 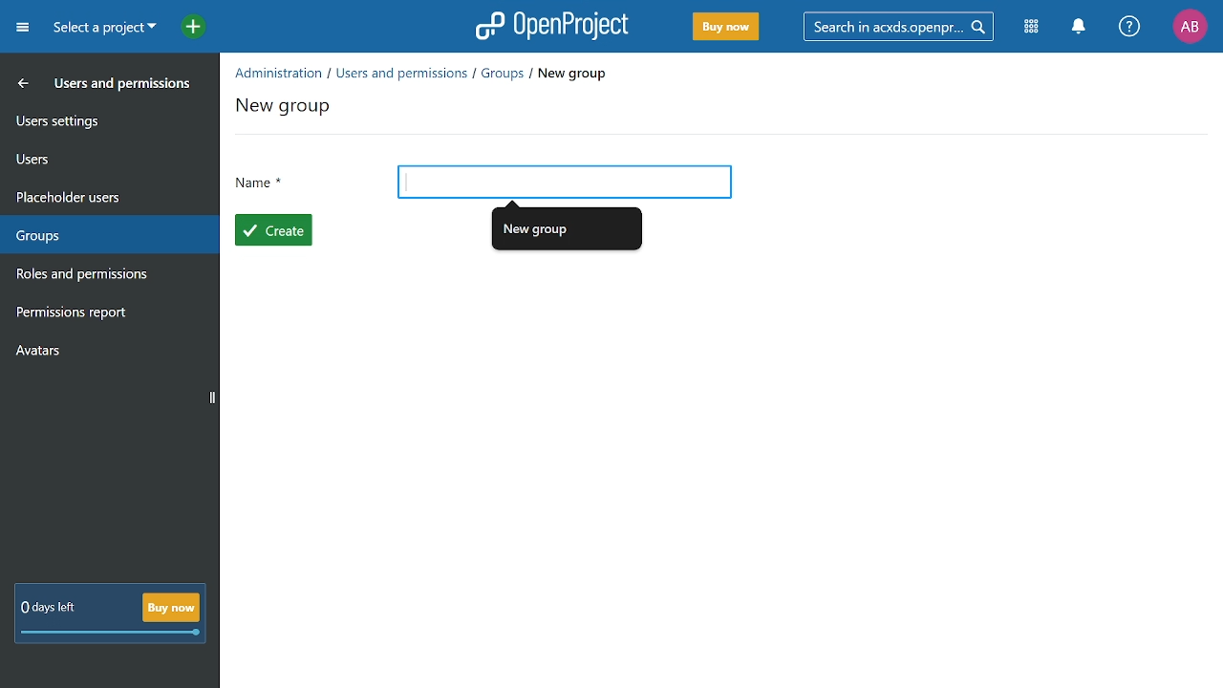 I want to click on Path to current location "Administration/Users and permissions/Groups/New group", so click(x=422, y=74).